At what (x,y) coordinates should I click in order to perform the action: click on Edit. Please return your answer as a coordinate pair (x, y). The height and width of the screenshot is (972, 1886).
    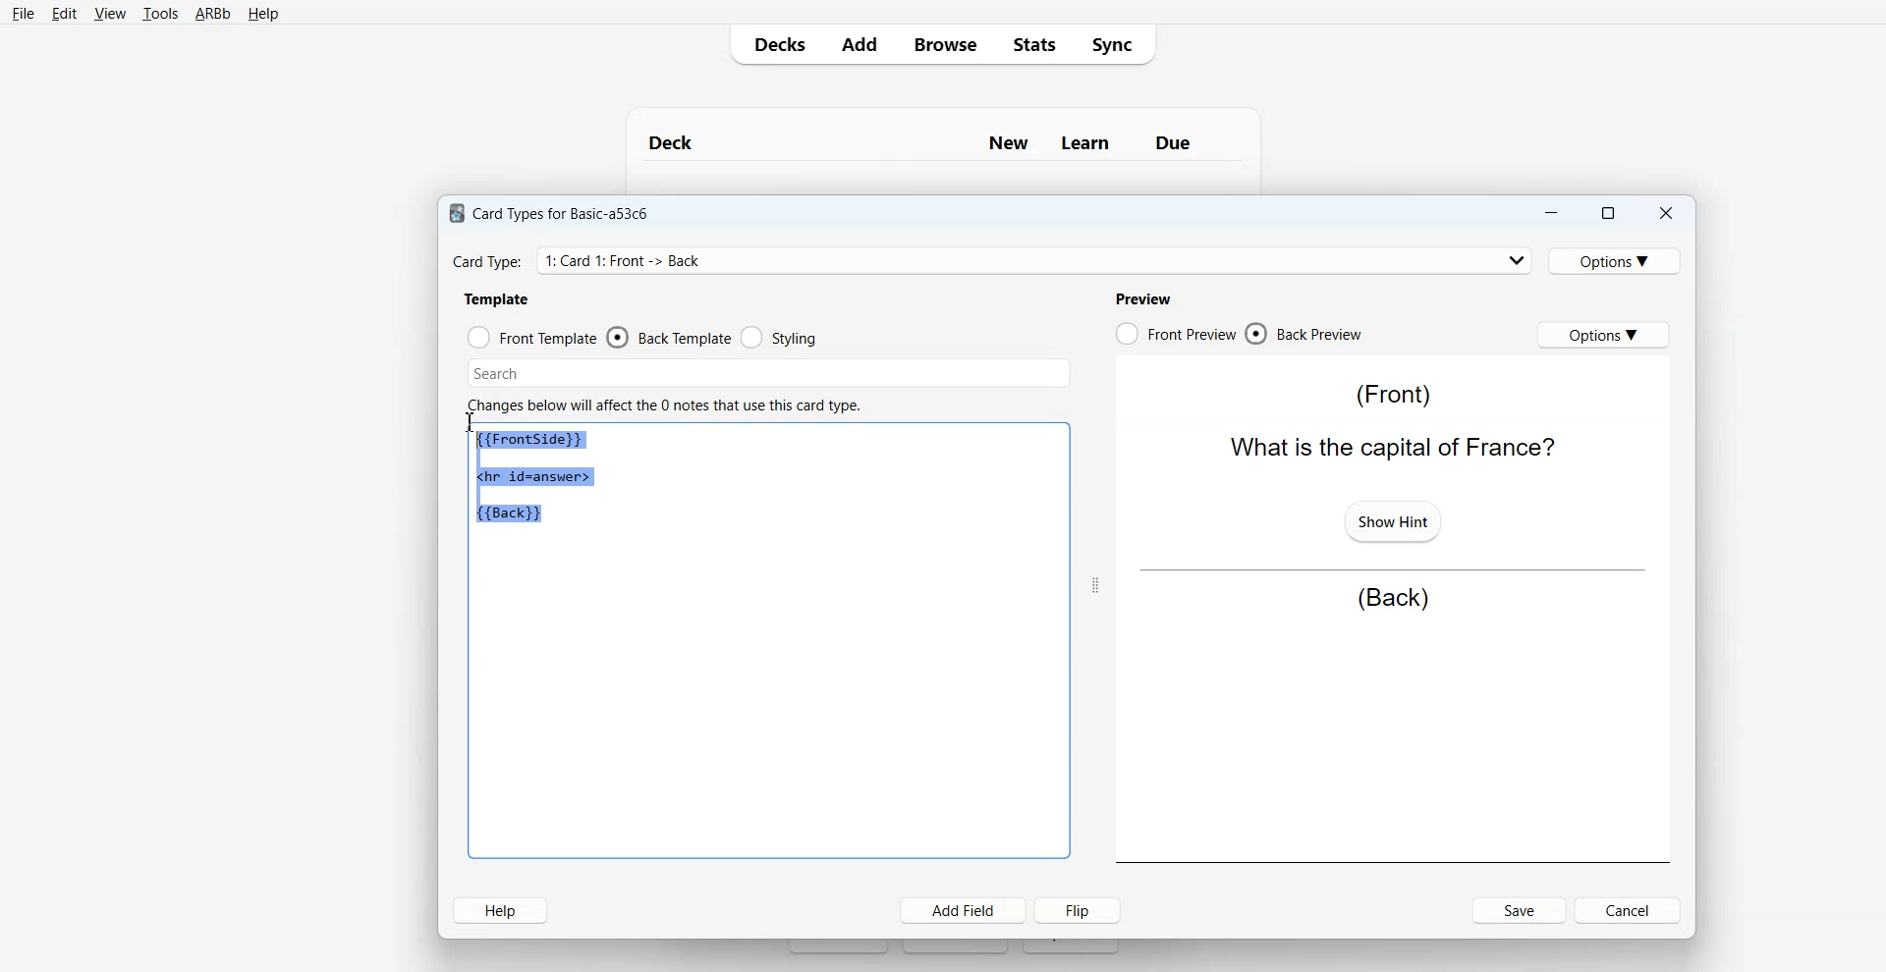
    Looking at the image, I should click on (65, 14).